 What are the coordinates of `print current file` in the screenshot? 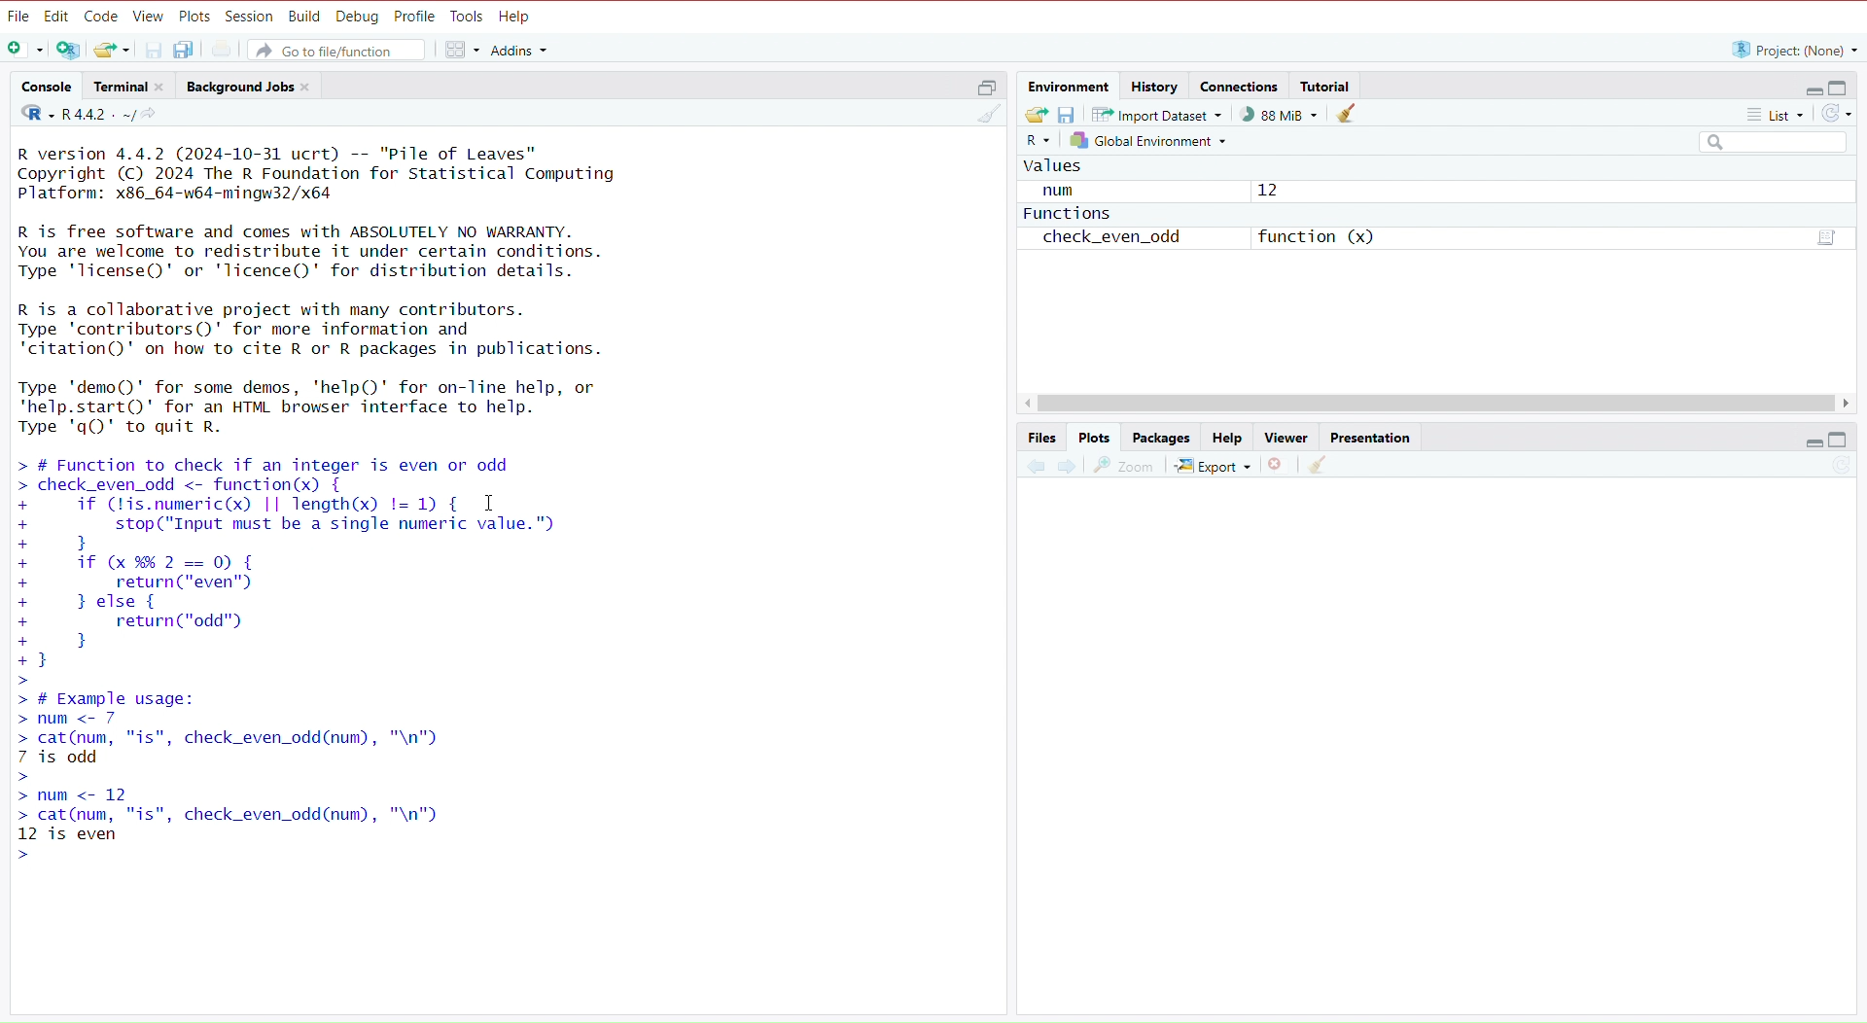 It's located at (225, 50).